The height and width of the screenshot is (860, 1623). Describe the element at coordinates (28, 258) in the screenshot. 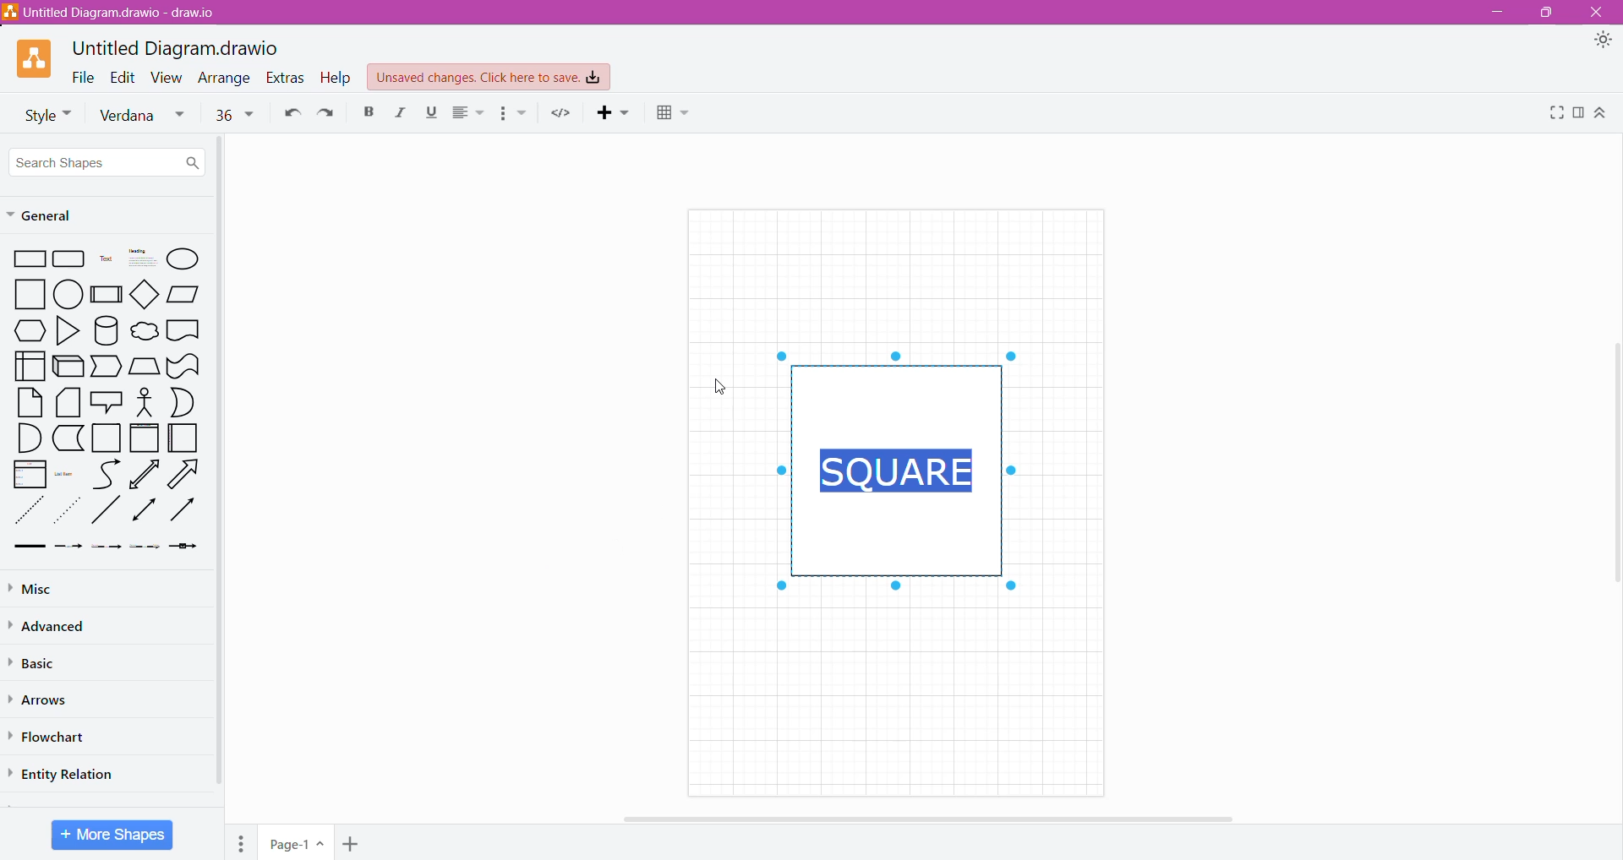

I see `Rectangle` at that location.